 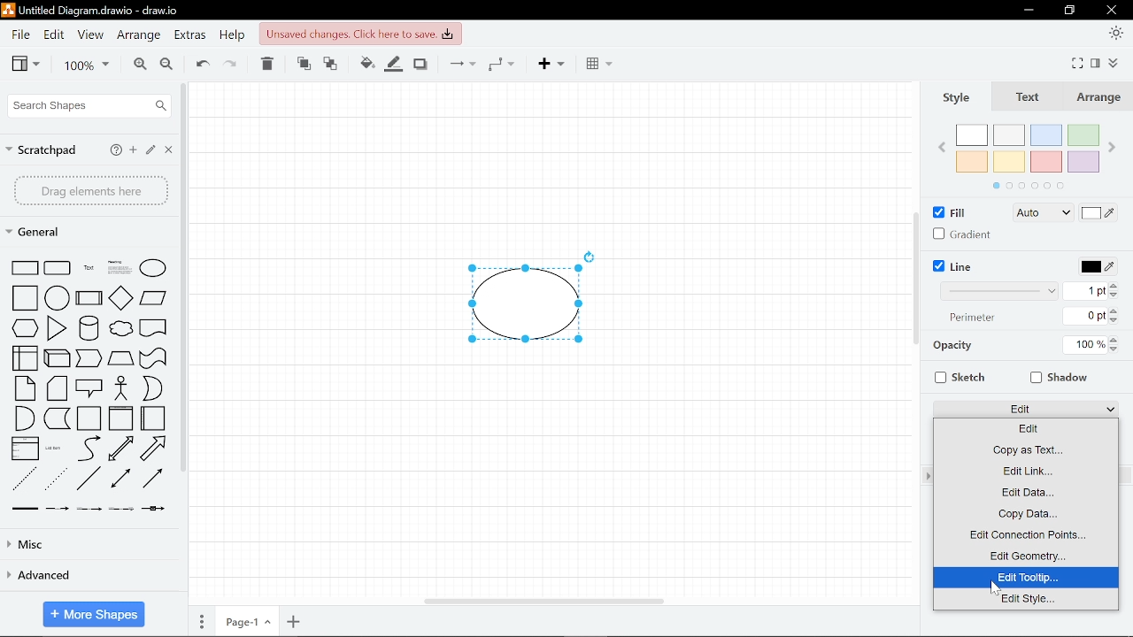 I want to click on View, so click(x=90, y=33).